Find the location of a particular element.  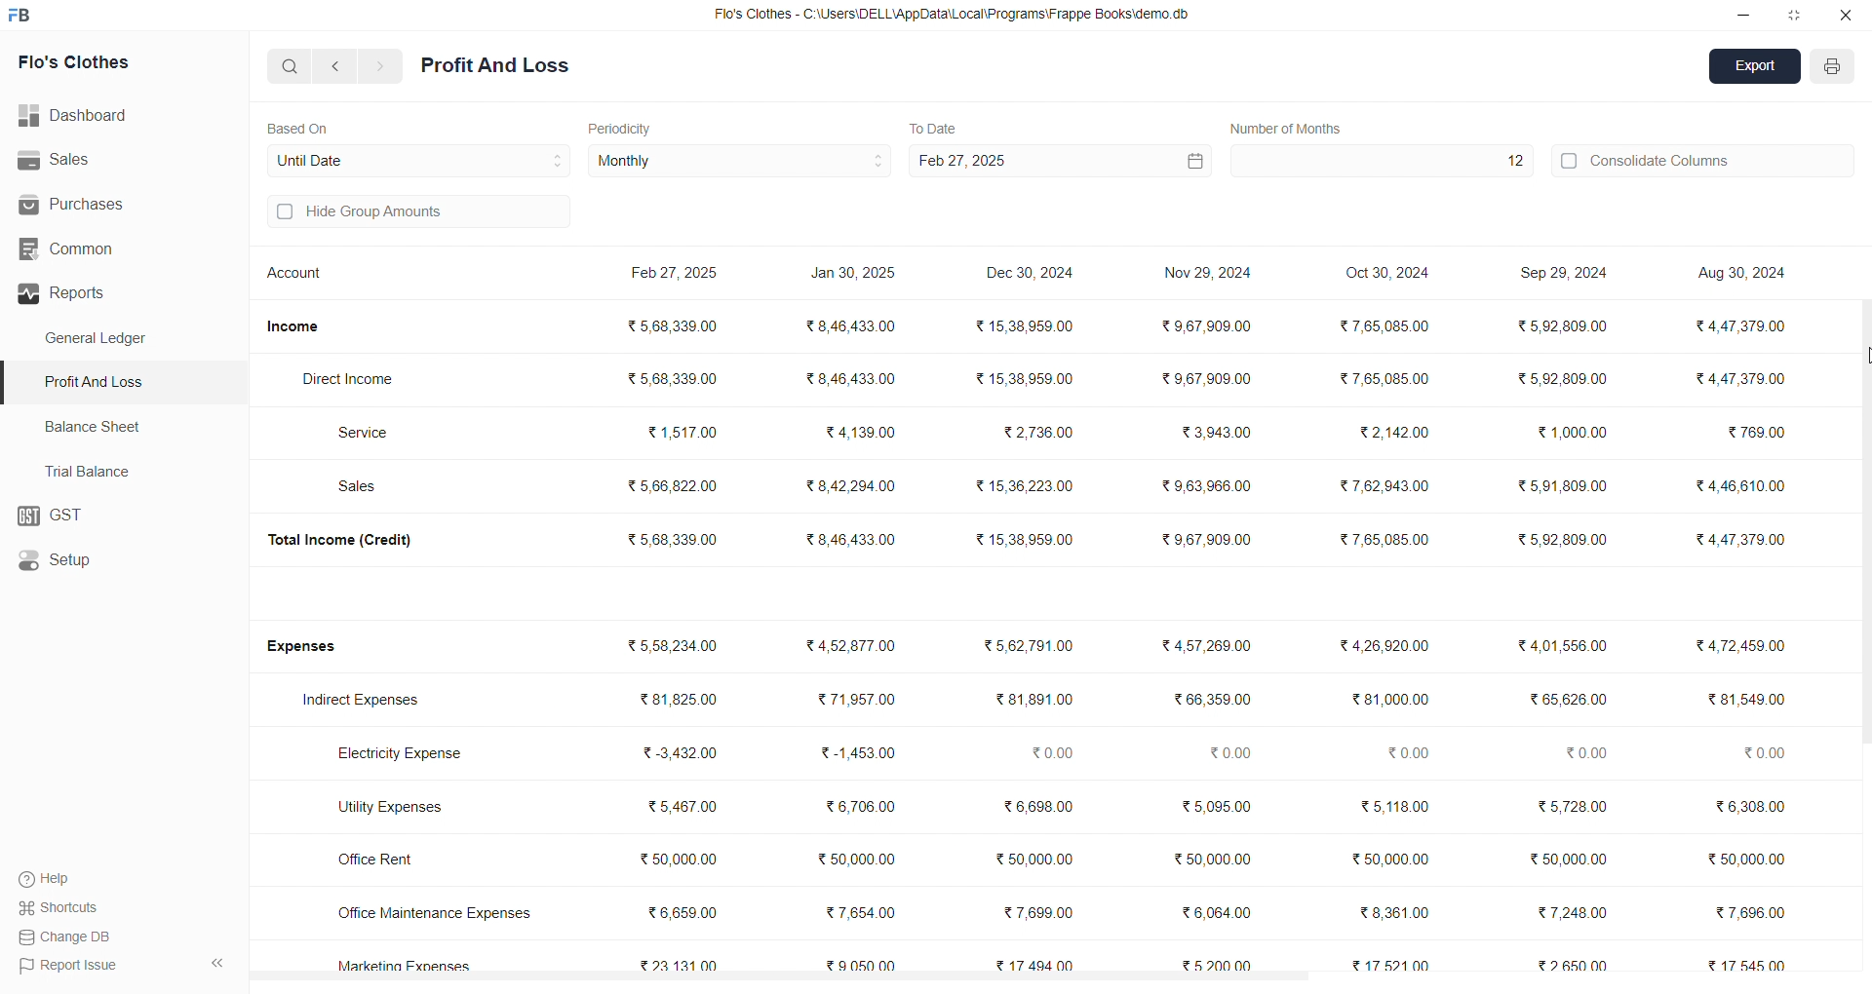

Balance Sheet is located at coordinates (96, 425).